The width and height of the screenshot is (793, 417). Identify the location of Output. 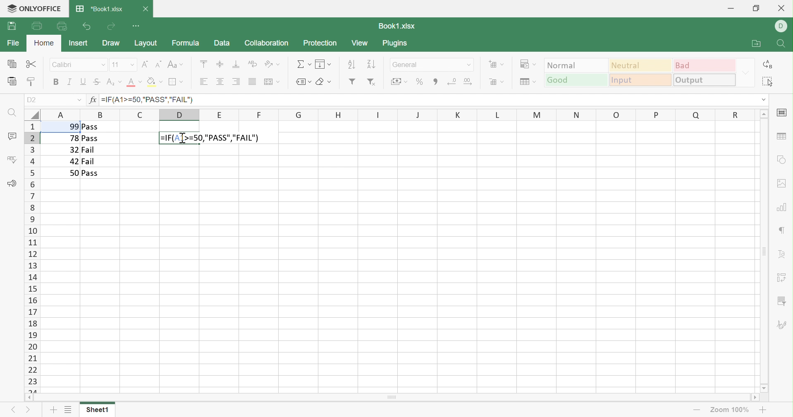
(705, 79).